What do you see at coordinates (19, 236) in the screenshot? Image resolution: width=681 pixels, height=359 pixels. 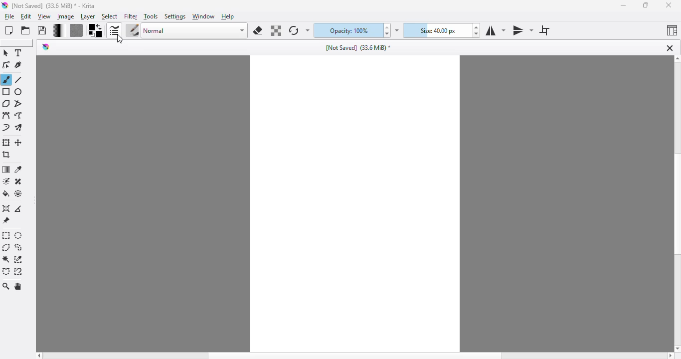 I see `elliptical selection tool` at bounding box center [19, 236].